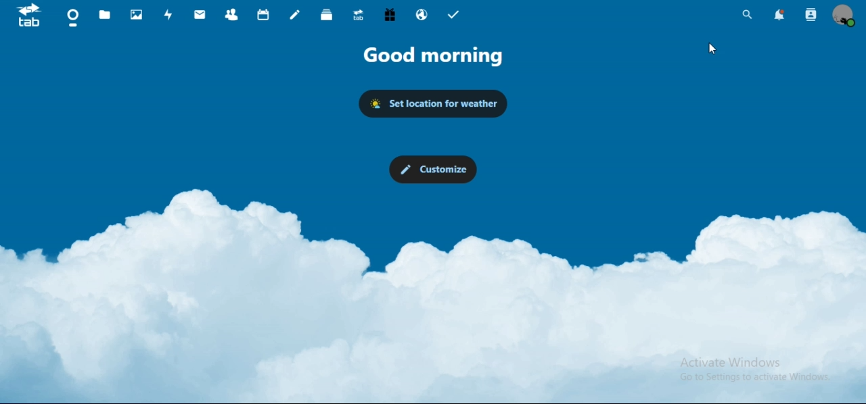  I want to click on cursor, so click(712, 48).